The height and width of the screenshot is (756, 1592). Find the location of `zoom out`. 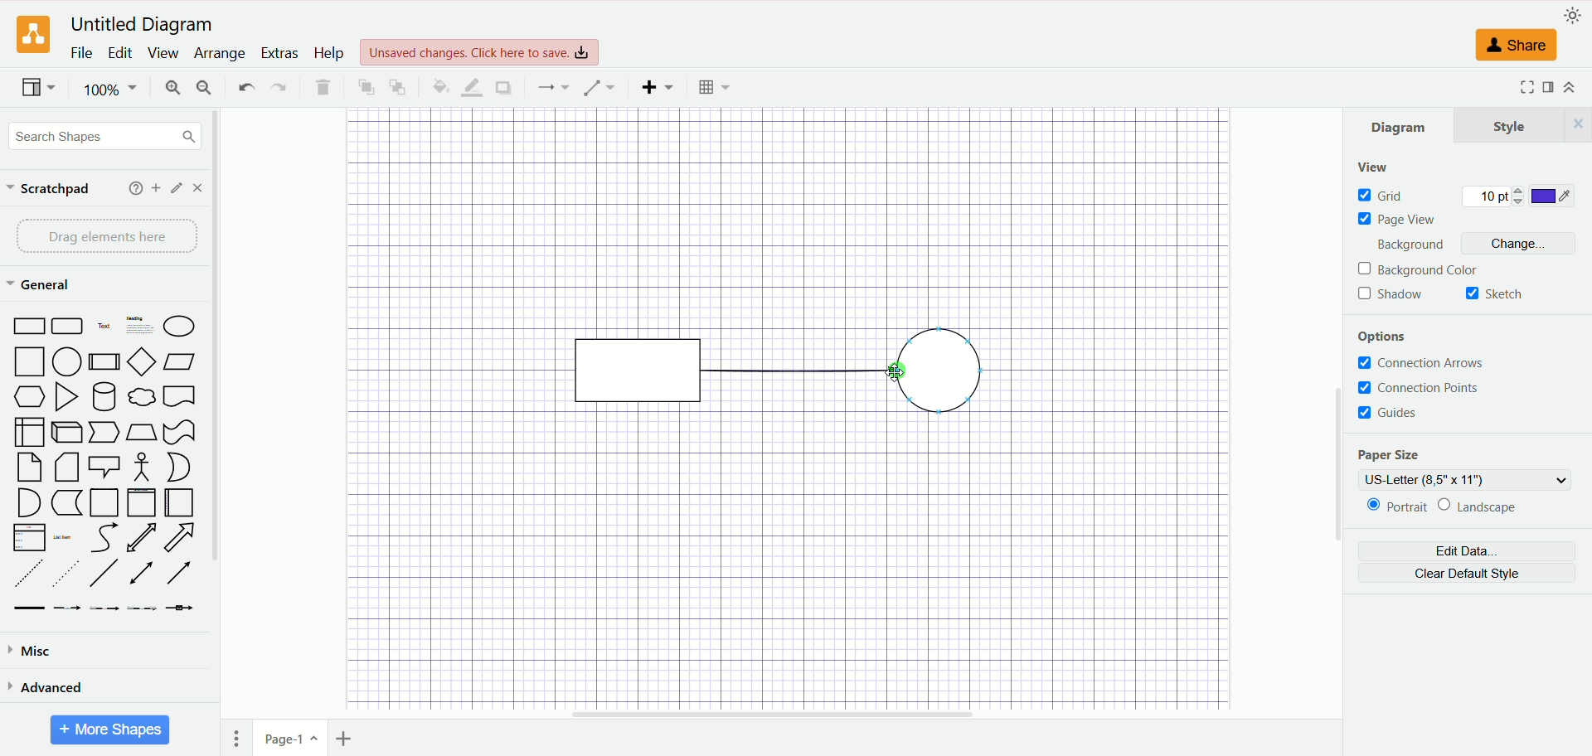

zoom out is located at coordinates (207, 87).